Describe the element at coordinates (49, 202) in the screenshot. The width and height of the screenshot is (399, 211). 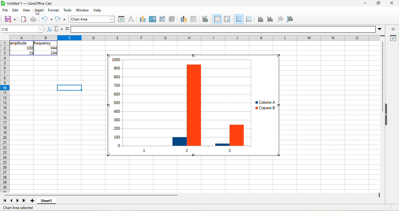
I see `sheet1` at that location.